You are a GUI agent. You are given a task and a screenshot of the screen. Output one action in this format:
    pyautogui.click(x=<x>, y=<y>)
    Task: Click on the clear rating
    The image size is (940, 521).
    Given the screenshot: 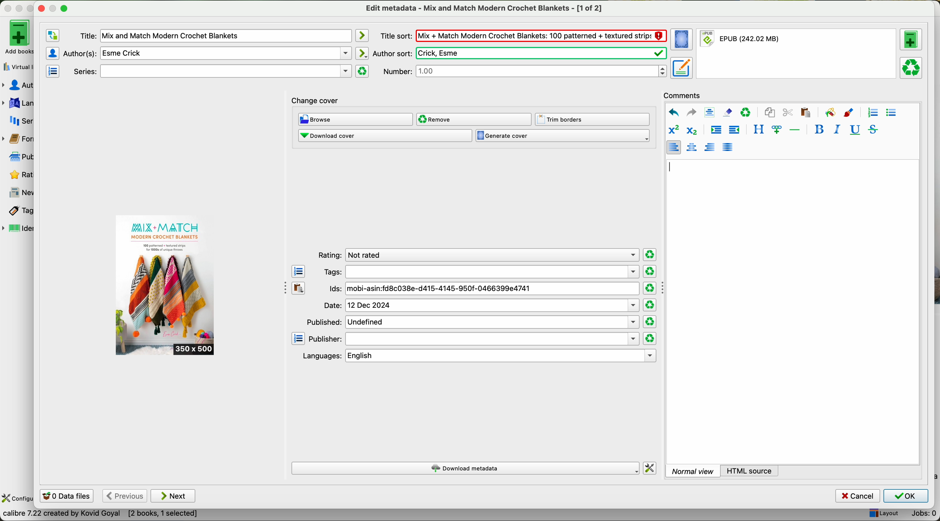 What is the action you would take?
    pyautogui.click(x=650, y=288)
    